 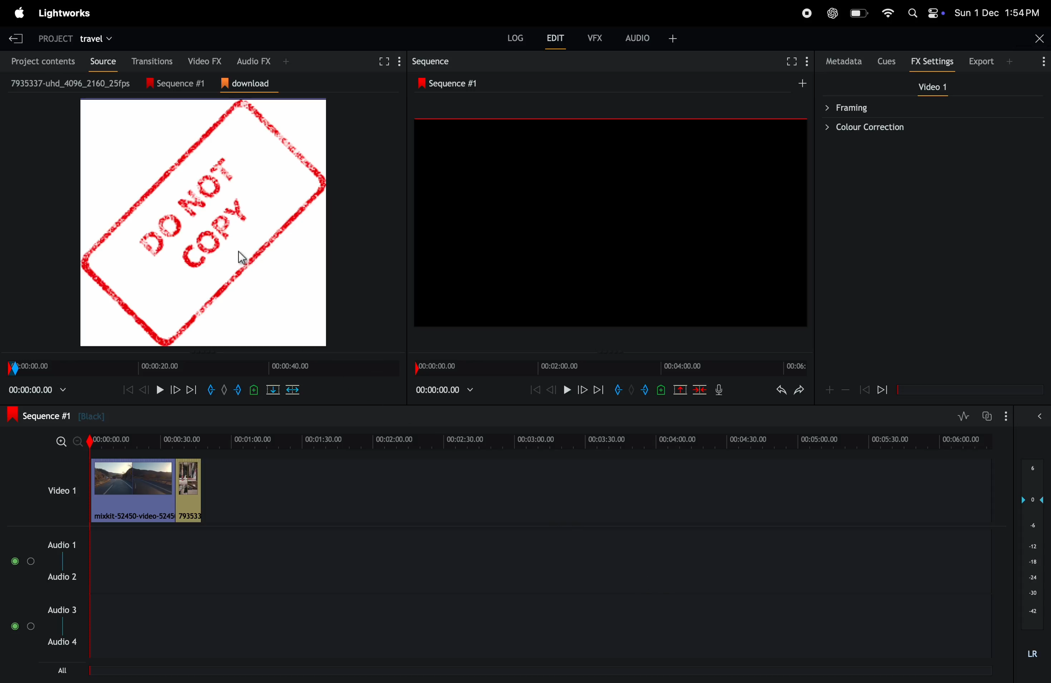 What do you see at coordinates (59, 545) in the screenshot?
I see `audio 1` at bounding box center [59, 545].